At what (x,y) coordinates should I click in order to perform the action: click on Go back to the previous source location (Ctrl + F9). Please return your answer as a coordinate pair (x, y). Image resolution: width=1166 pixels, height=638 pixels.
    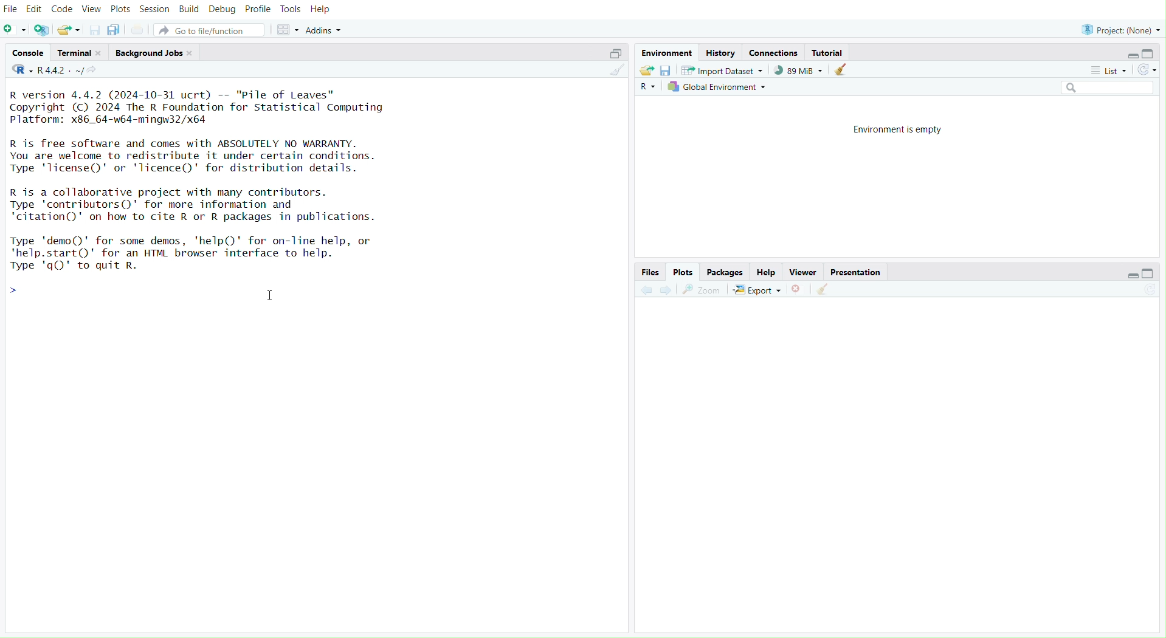
    Looking at the image, I should click on (646, 290).